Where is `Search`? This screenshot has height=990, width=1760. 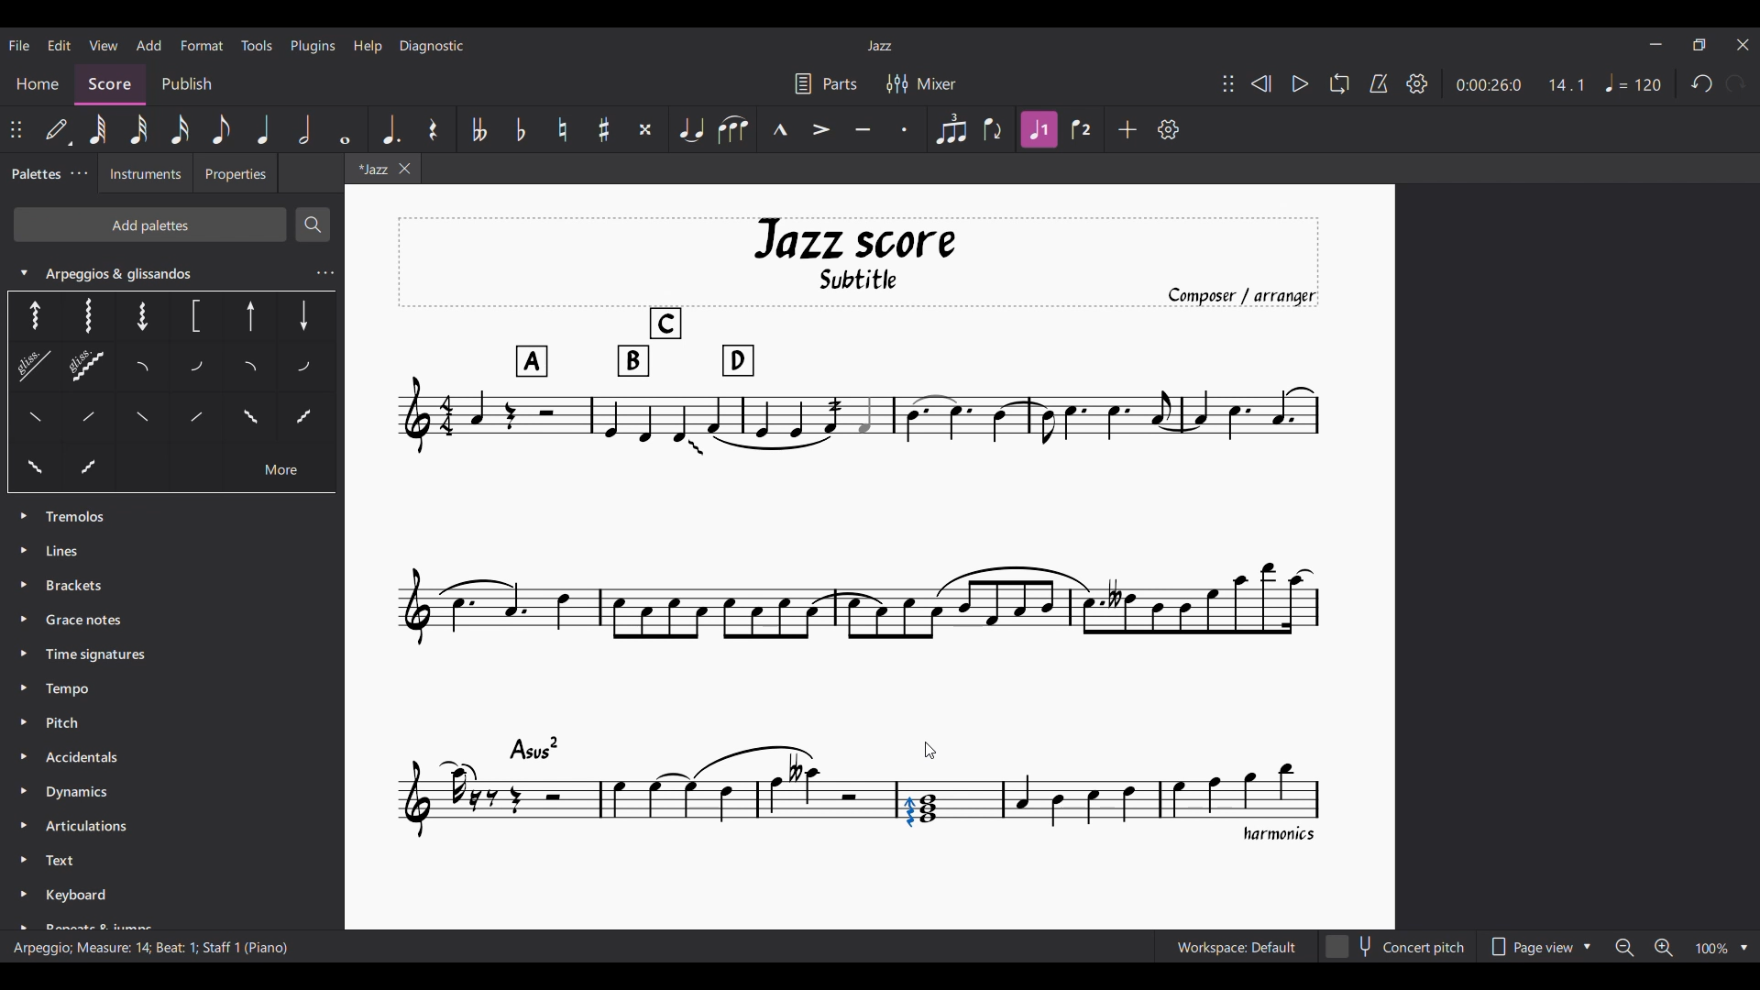
Search is located at coordinates (313, 225).